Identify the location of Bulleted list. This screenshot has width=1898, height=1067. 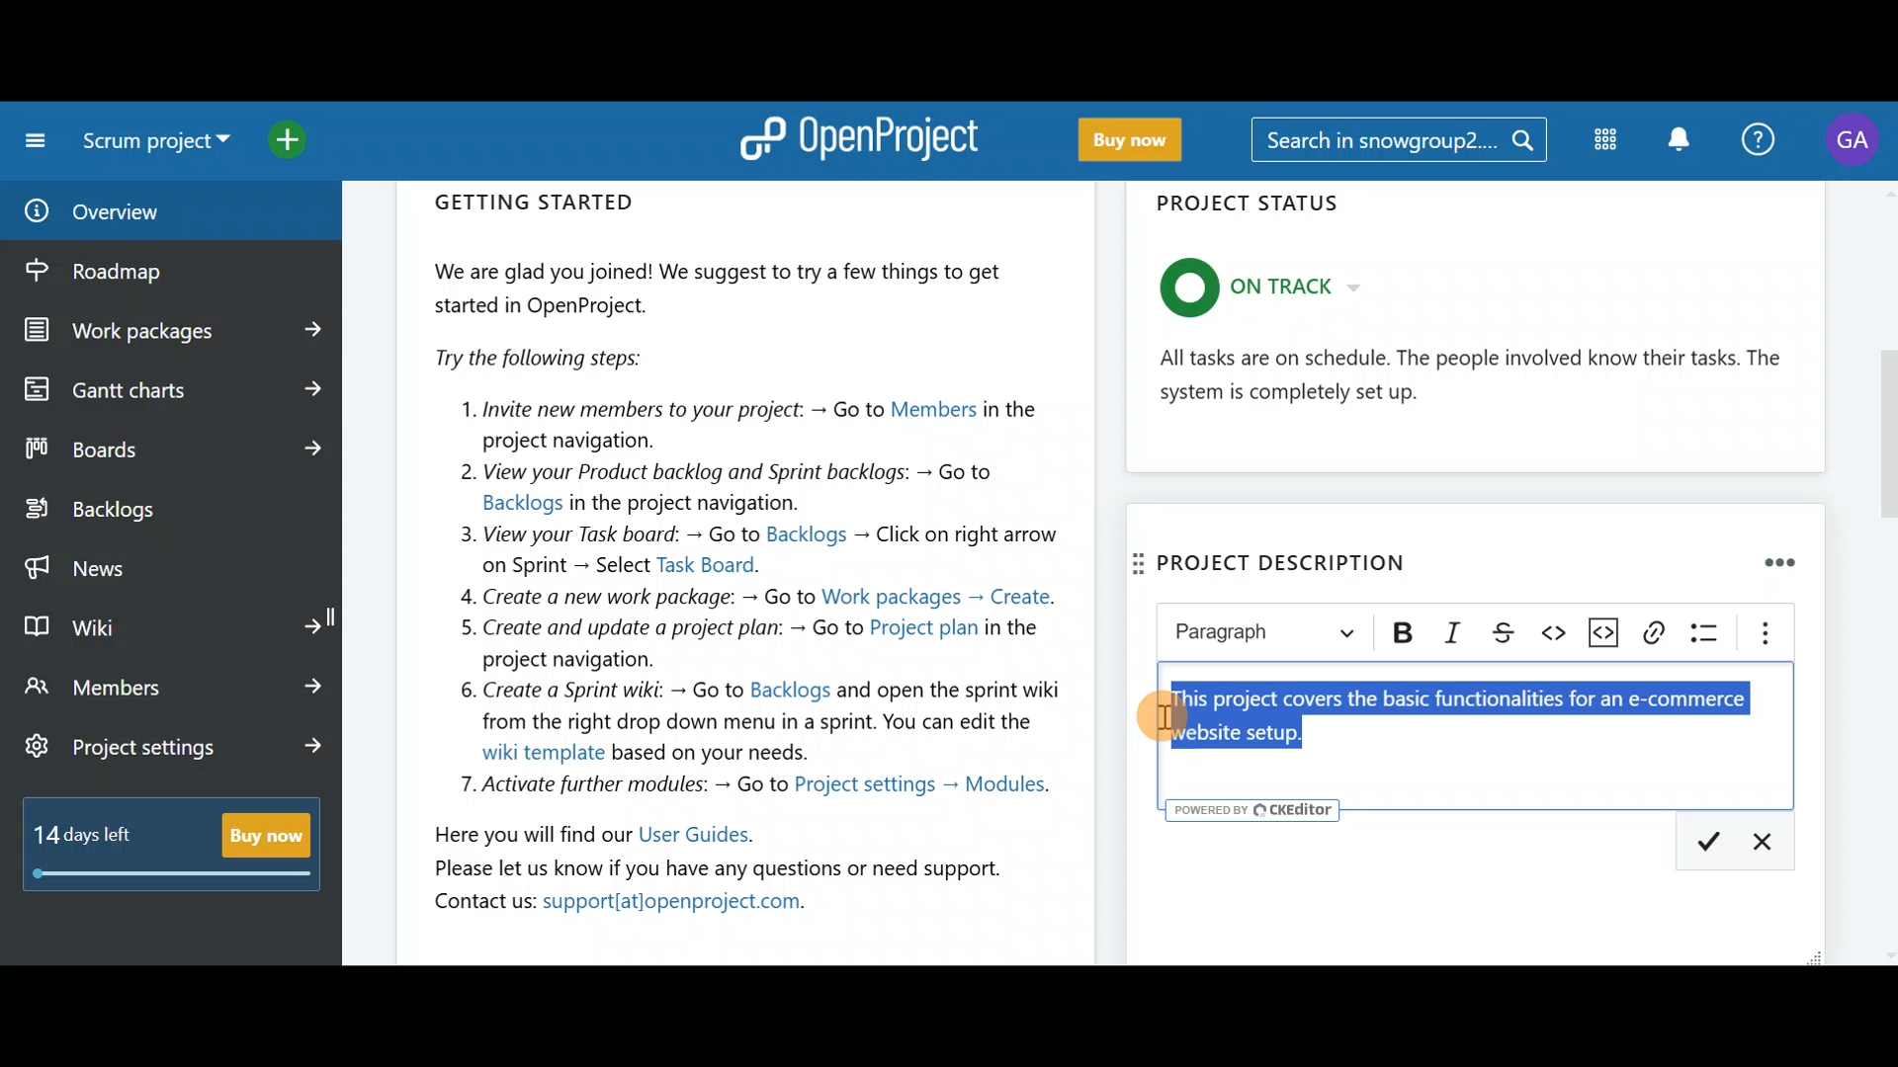
(1706, 641).